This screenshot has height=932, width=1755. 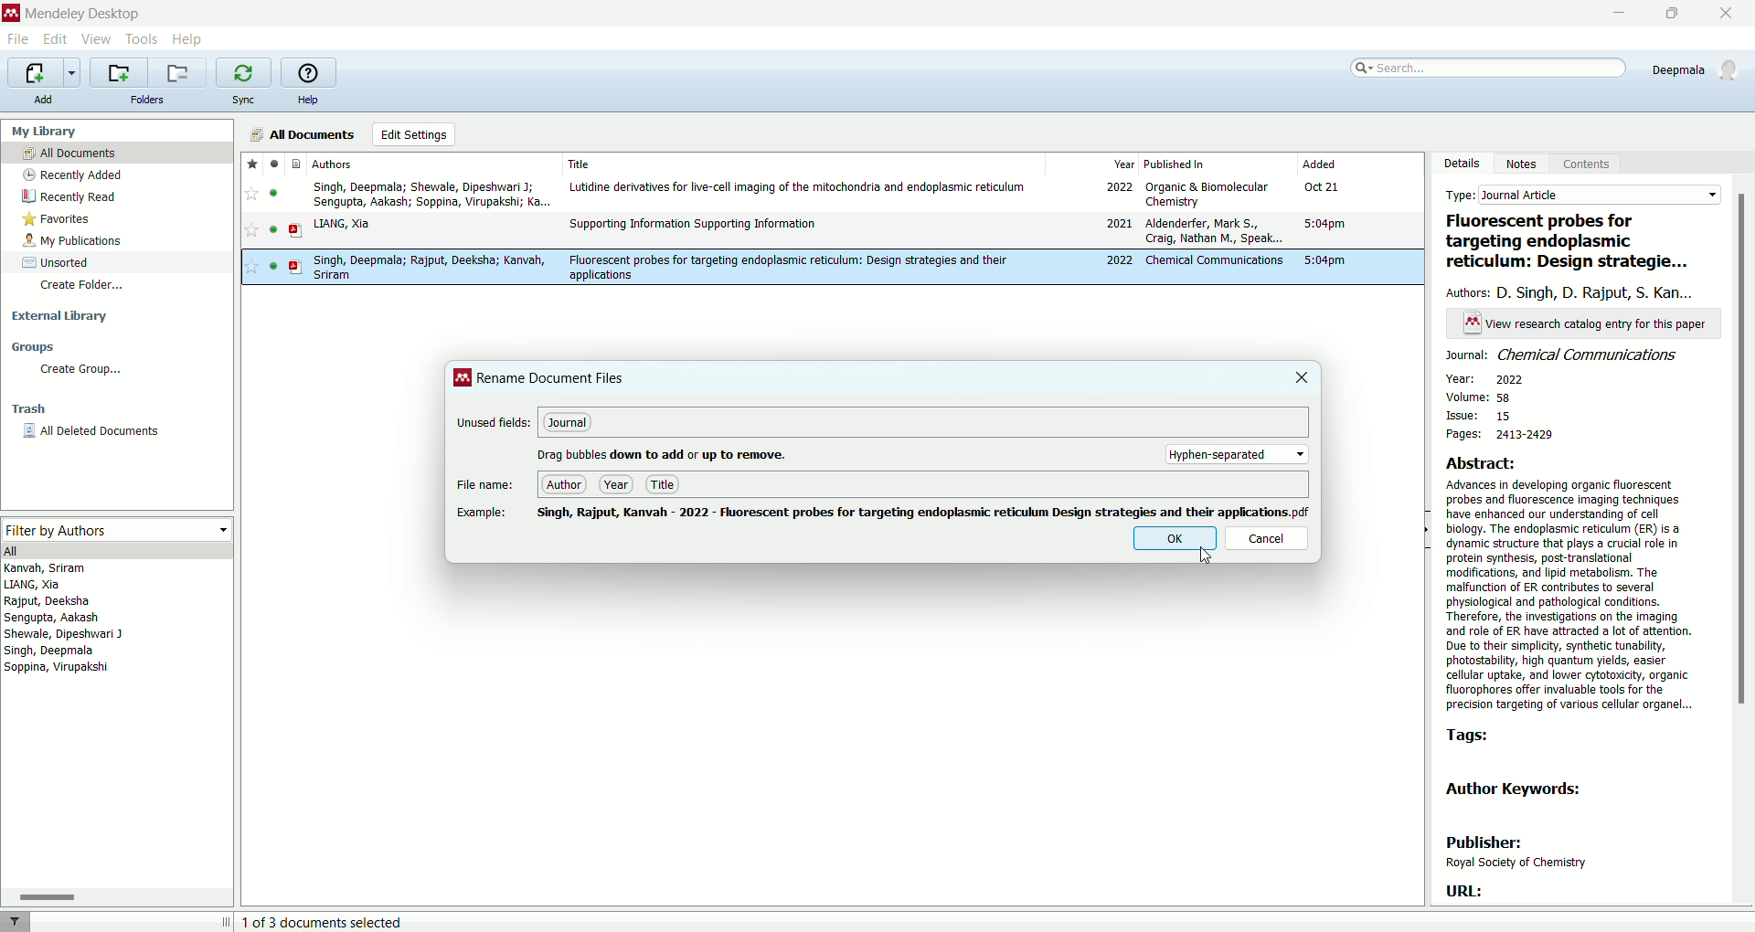 I want to click on favorites, so click(x=60, y=220).